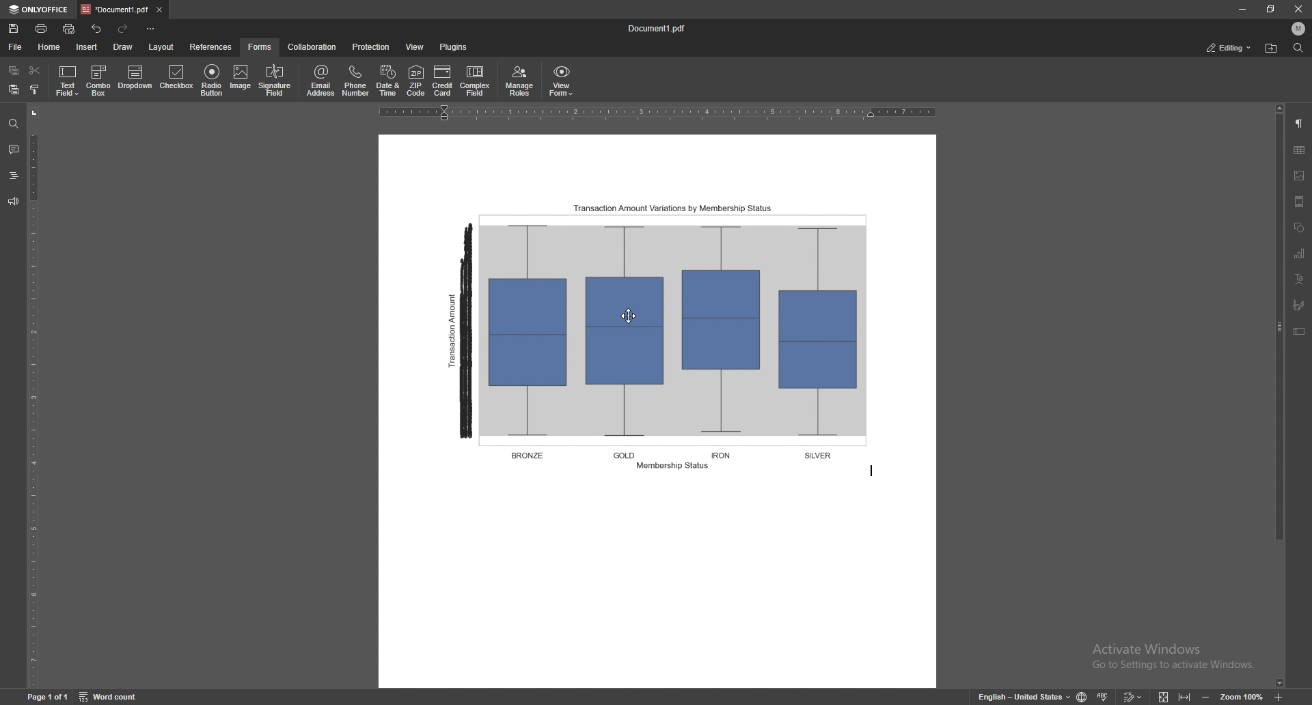  What do you see at coordinates (16, 47) in the screenshot?
I see `file` at bounding box center [16, 47].